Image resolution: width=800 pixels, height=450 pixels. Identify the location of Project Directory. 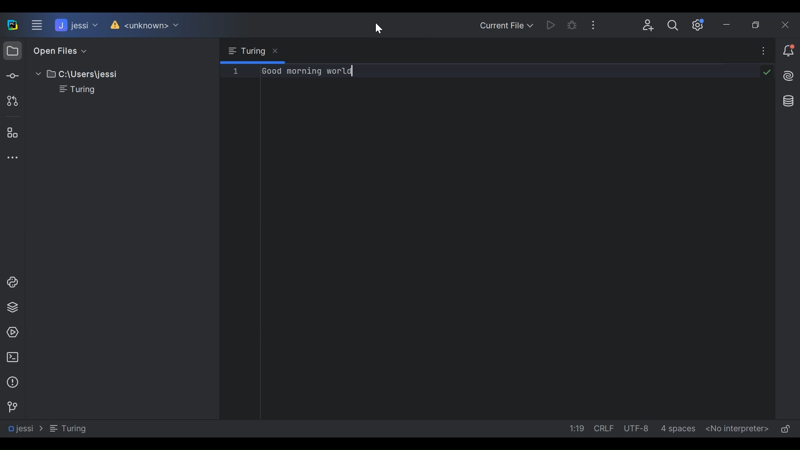
(72, 75).